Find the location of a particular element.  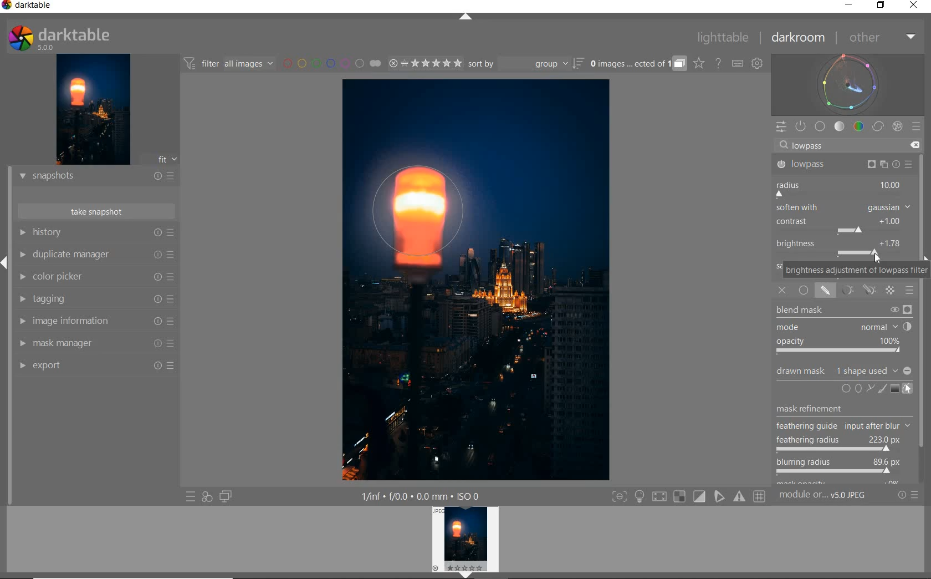

BRIGHTNESS is located at coordinates (843, 247).